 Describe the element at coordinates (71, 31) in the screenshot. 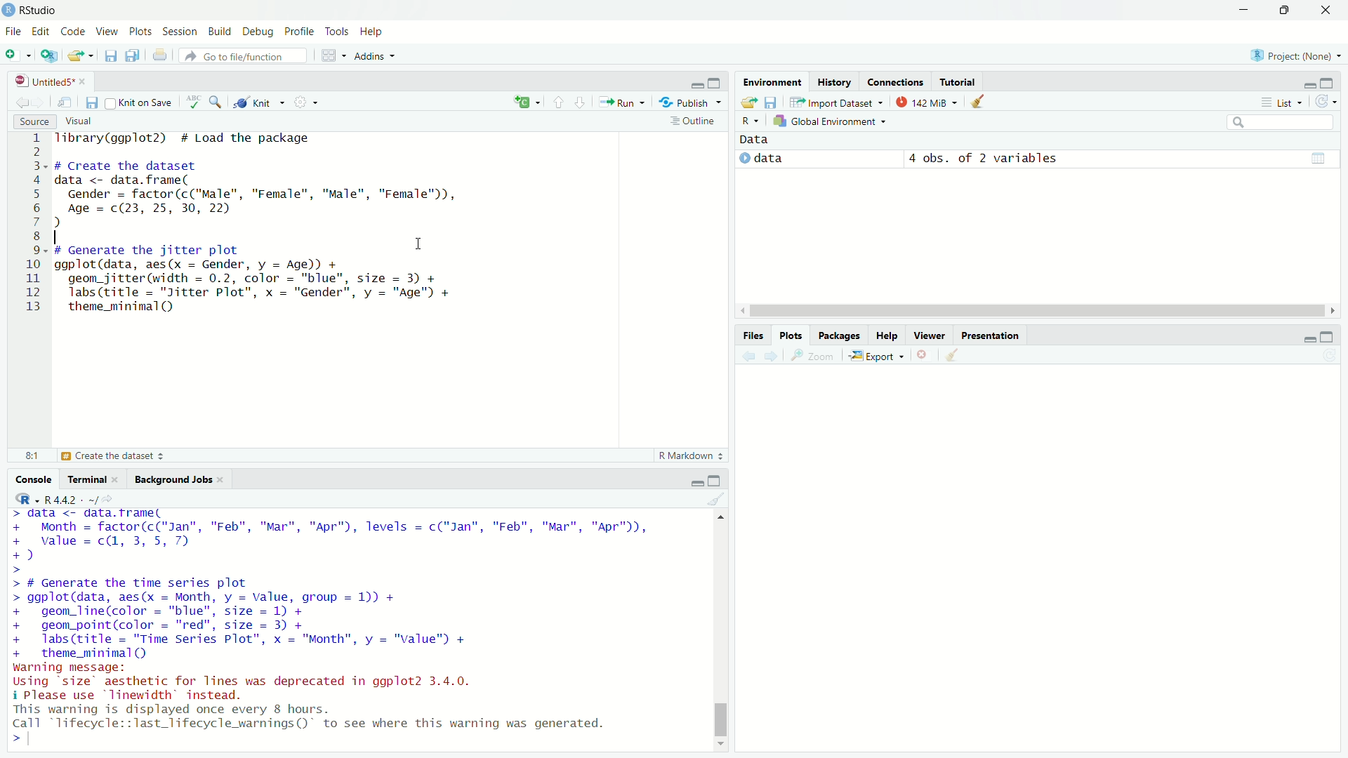

I see `code` at that location.